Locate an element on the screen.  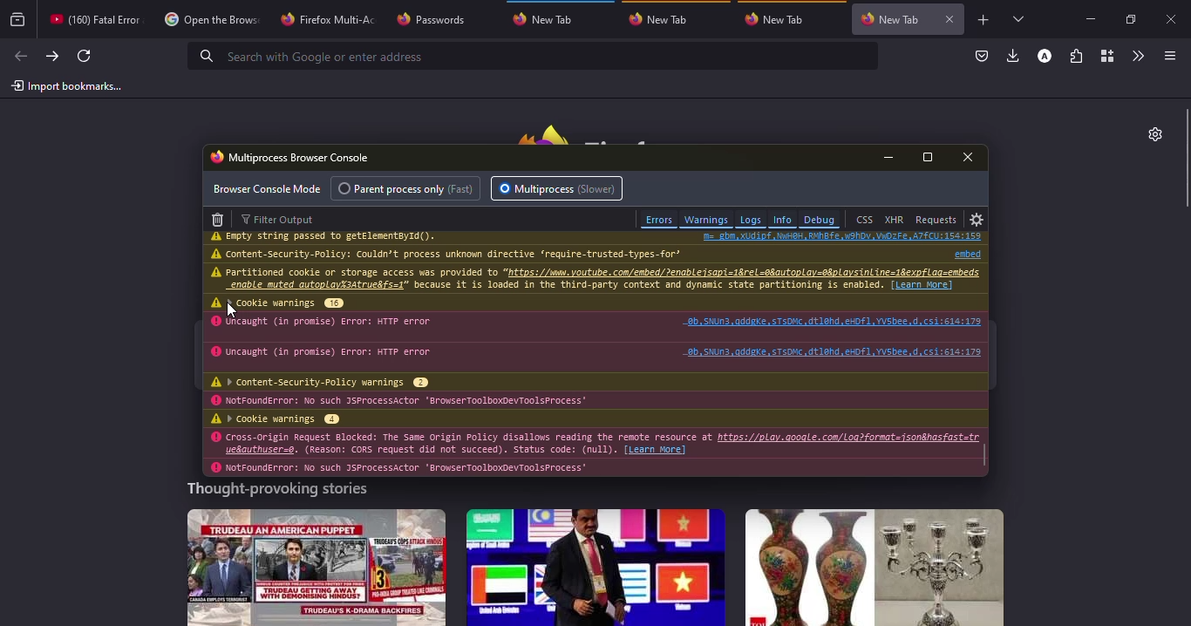
cursor is located at coordinates (232, 310).